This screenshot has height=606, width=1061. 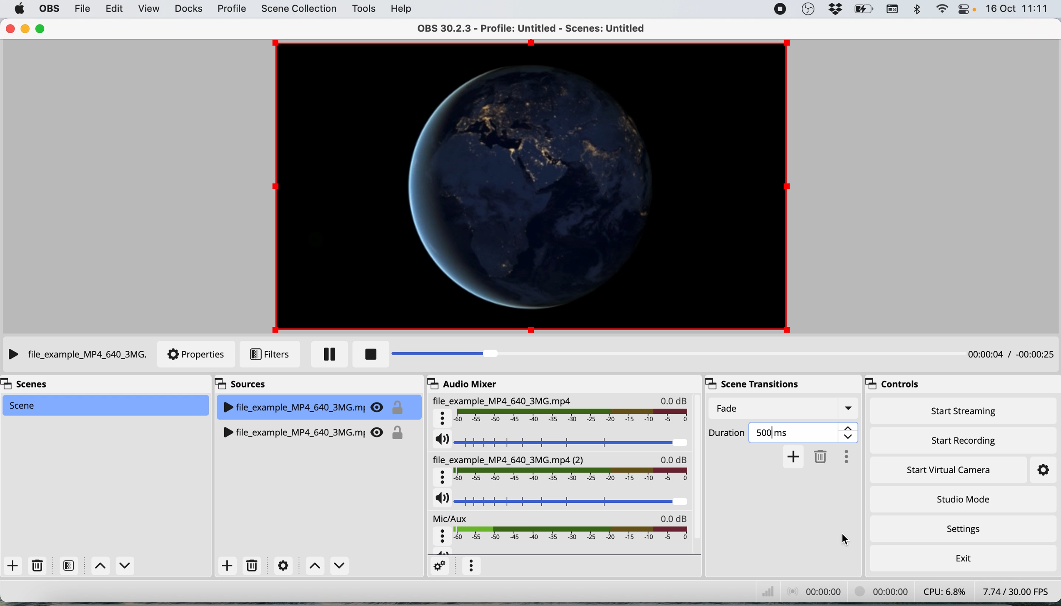 What do you see at coordinates (231, 10) in the screenshot?
I see `profile` at bounding box center [231, 10].